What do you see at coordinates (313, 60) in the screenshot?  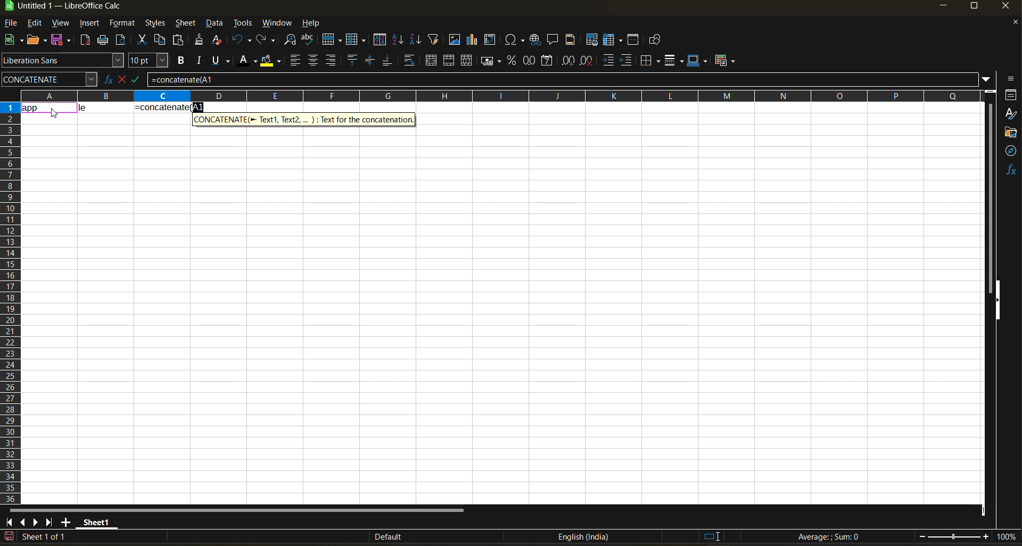 I see `align center` at bounding box center [313, 60].